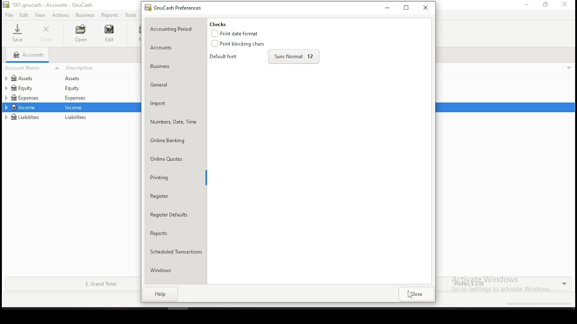 The width and height of the screenshot is (577, 324). I want to click on checkbox: print date format, so click(238, 33).